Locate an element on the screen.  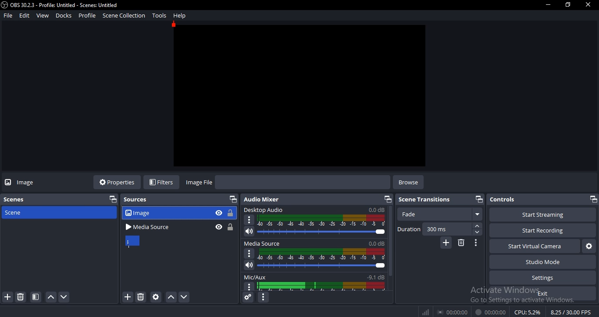
volume slider is located at coordinates (313, 232).